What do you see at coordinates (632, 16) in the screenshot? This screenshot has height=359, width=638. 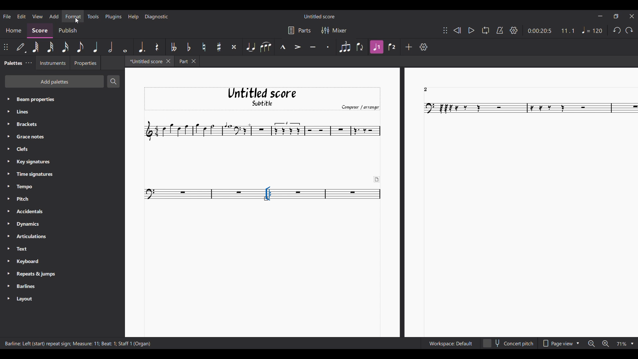 I see `Close interface` at bounding box center [632, 16].